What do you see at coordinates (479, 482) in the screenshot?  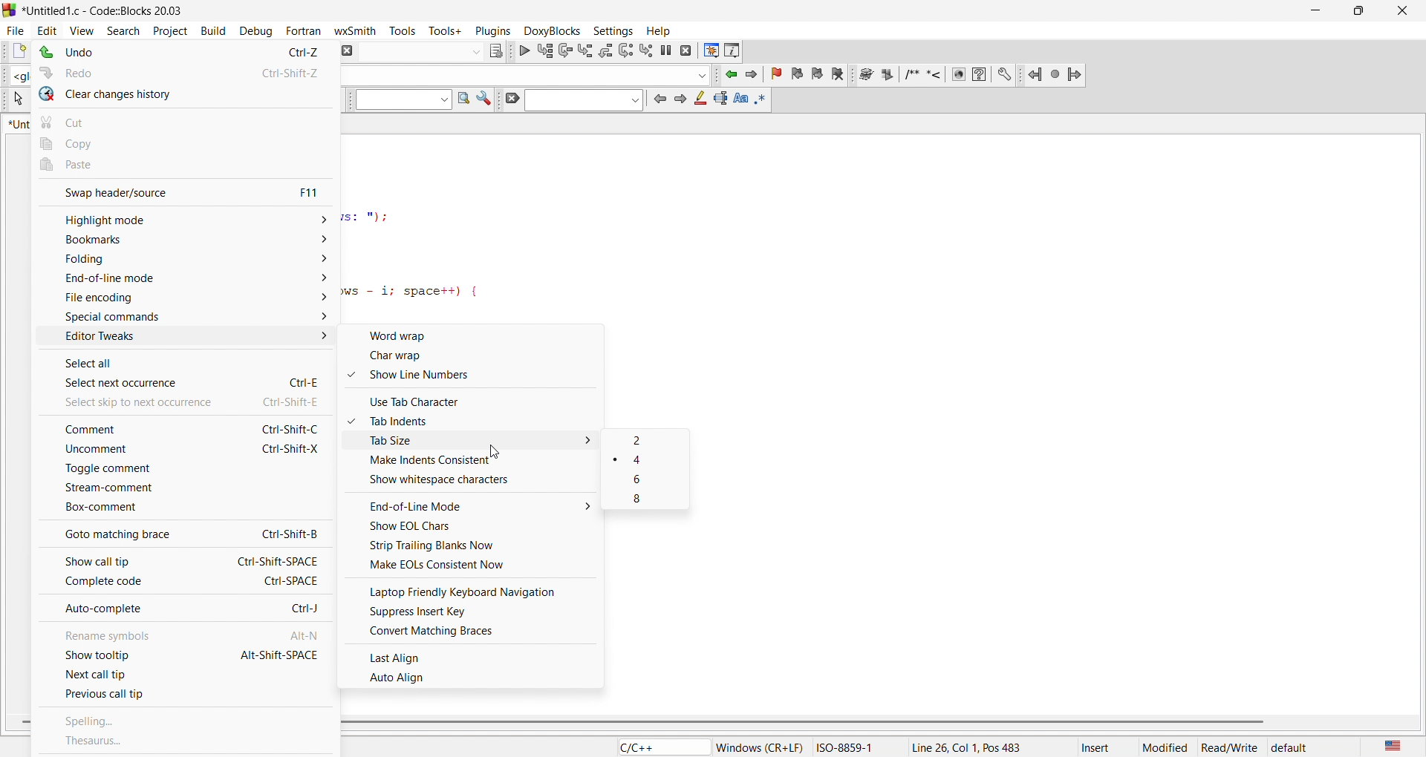 I see `show whitespace characters` at bounding box center [479, 482].